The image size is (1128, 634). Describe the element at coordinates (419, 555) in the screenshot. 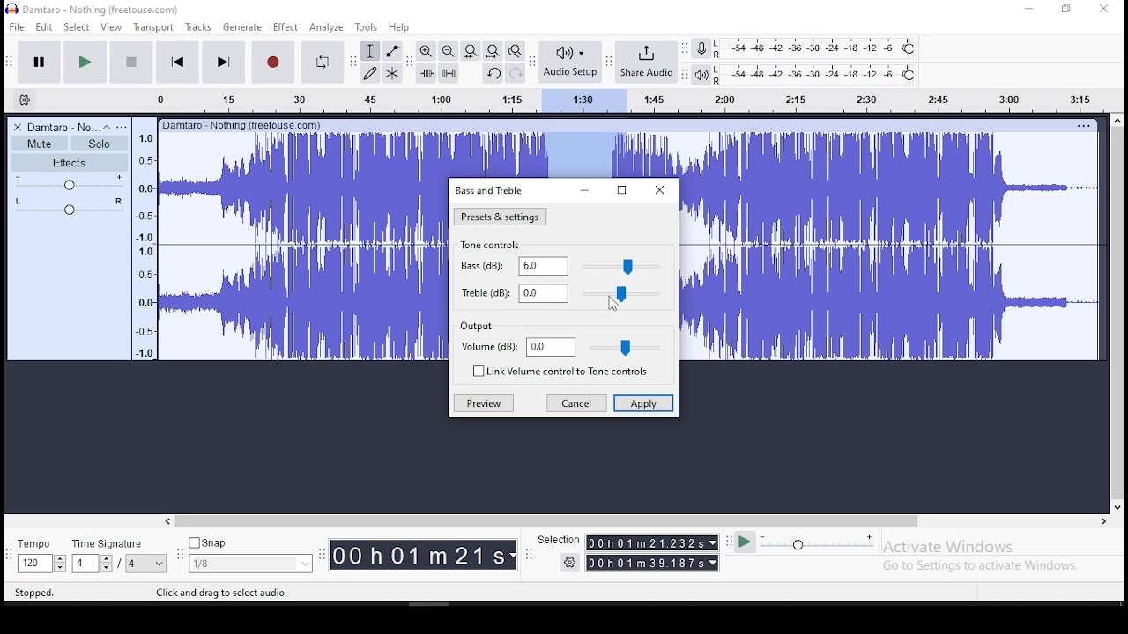

I see `0O0hO01m21s` at that location.